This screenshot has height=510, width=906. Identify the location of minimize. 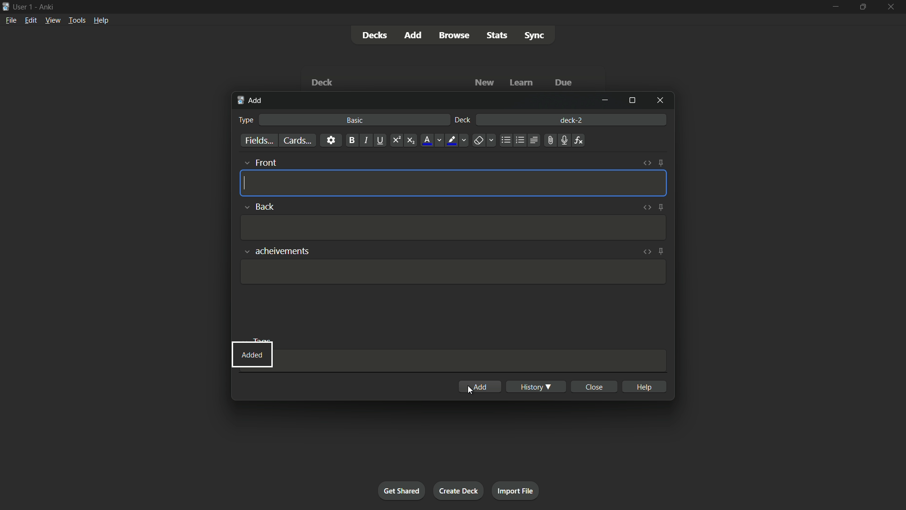
(605, 101).